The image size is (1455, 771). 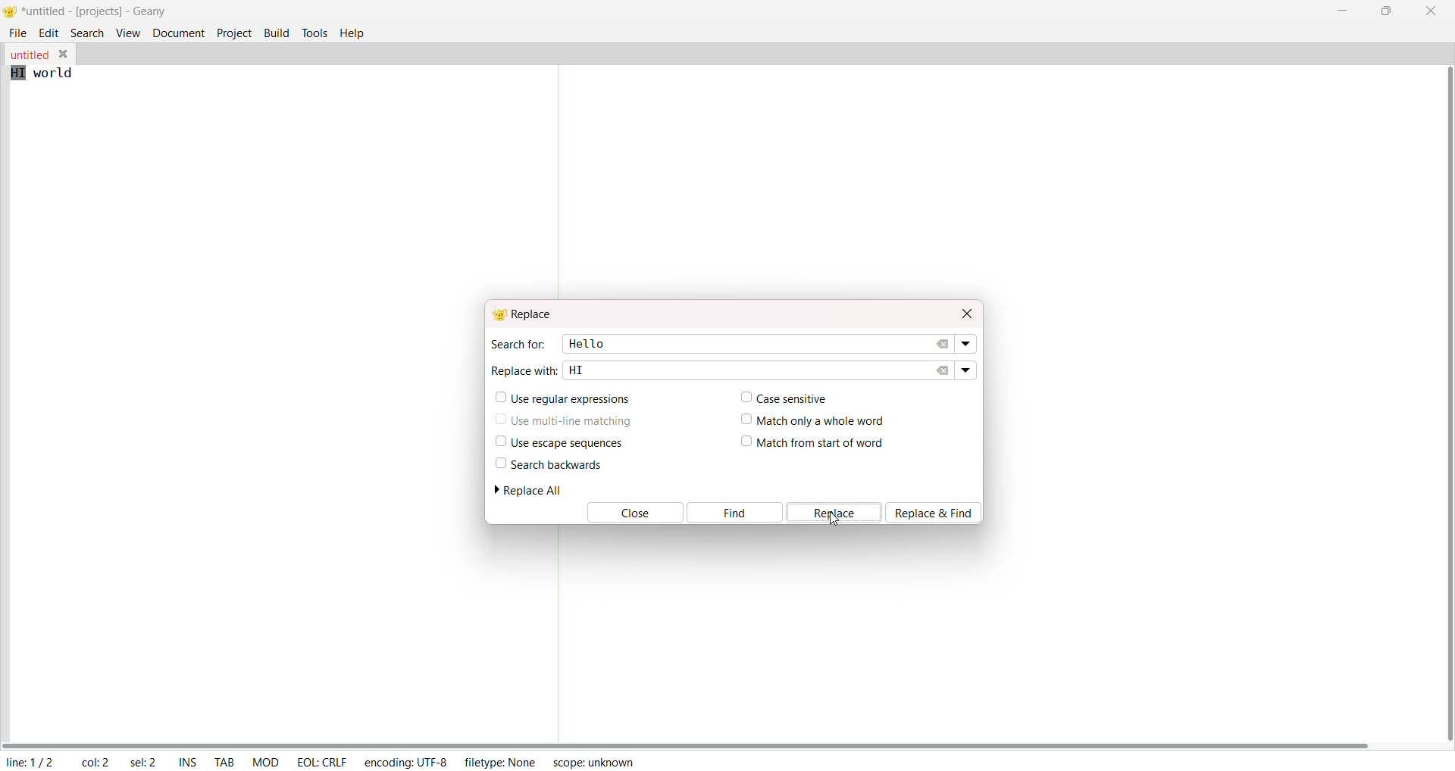 What do you see at coordinates (321, 760) in the screenshot?
I see `EOL: CRLF` at bounding box center [321, 760].